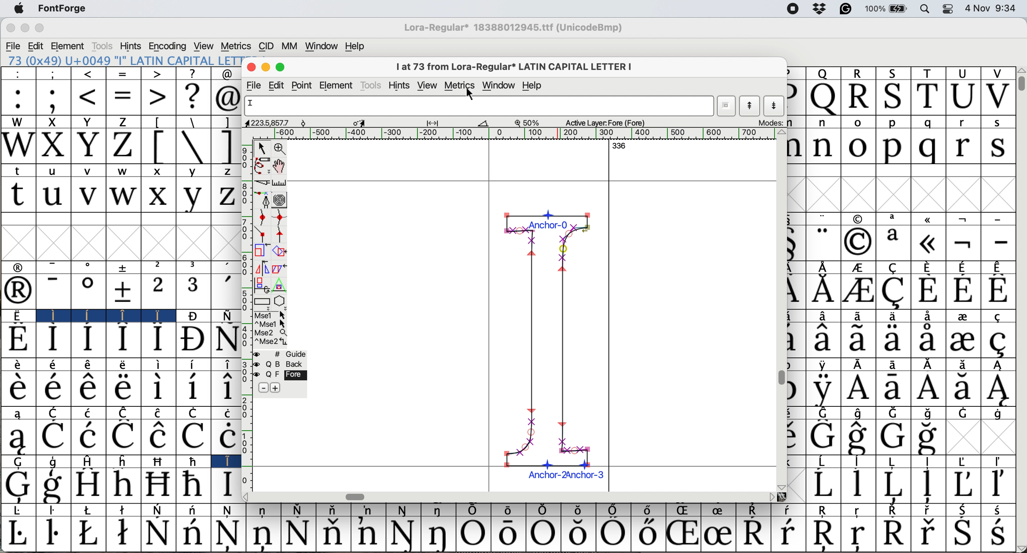 The image size is (1027, 553). Describe the element at coordinates (894, 268) in the screenshot. I see `` at that location.